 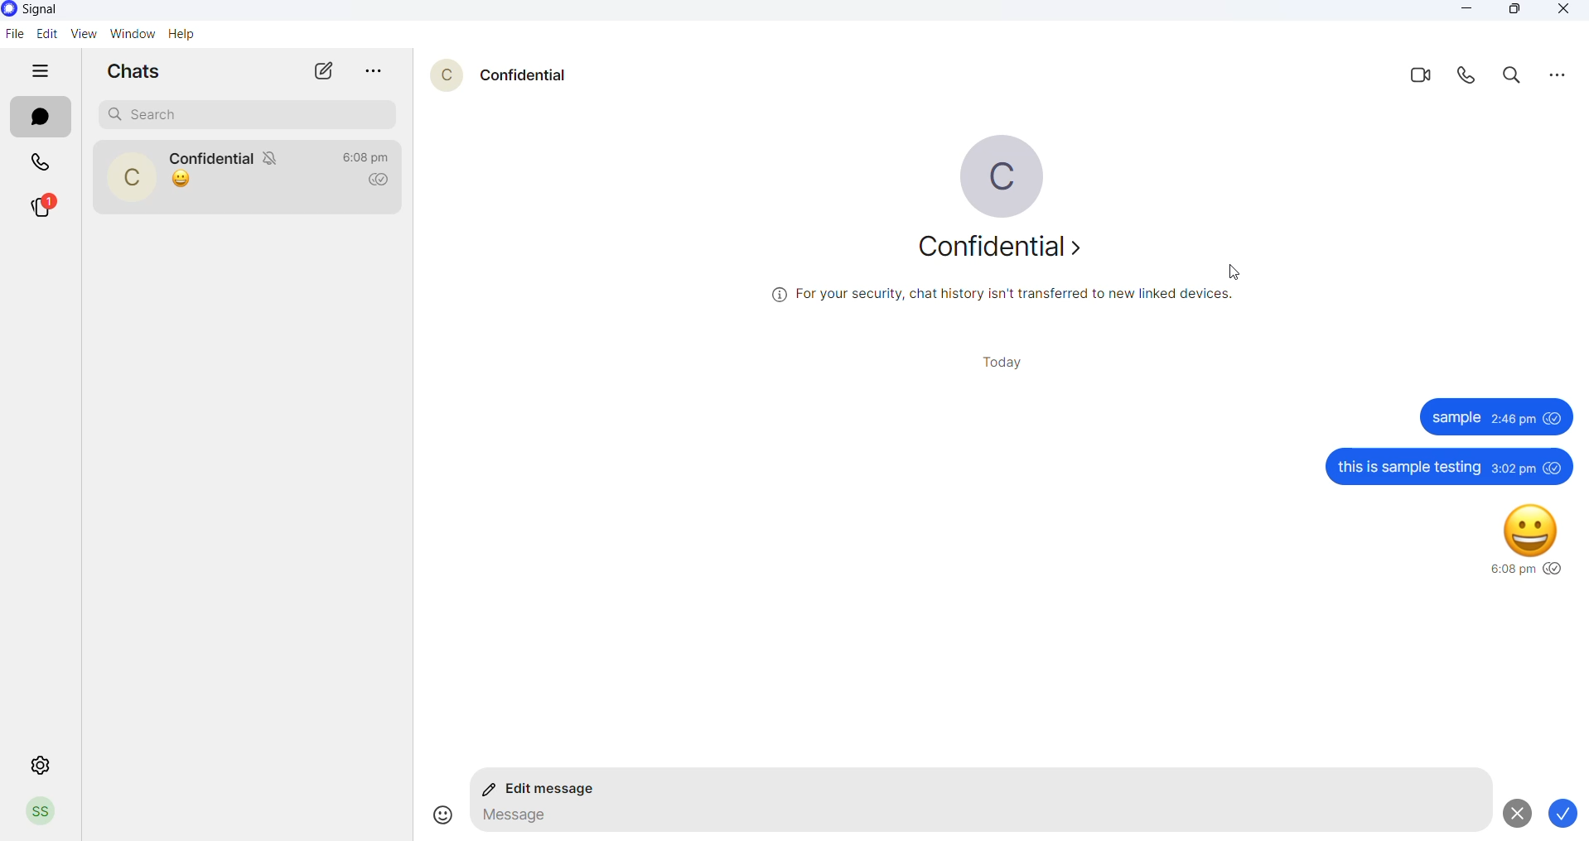 I want to click on profile picture, so click(x=438, y=72).